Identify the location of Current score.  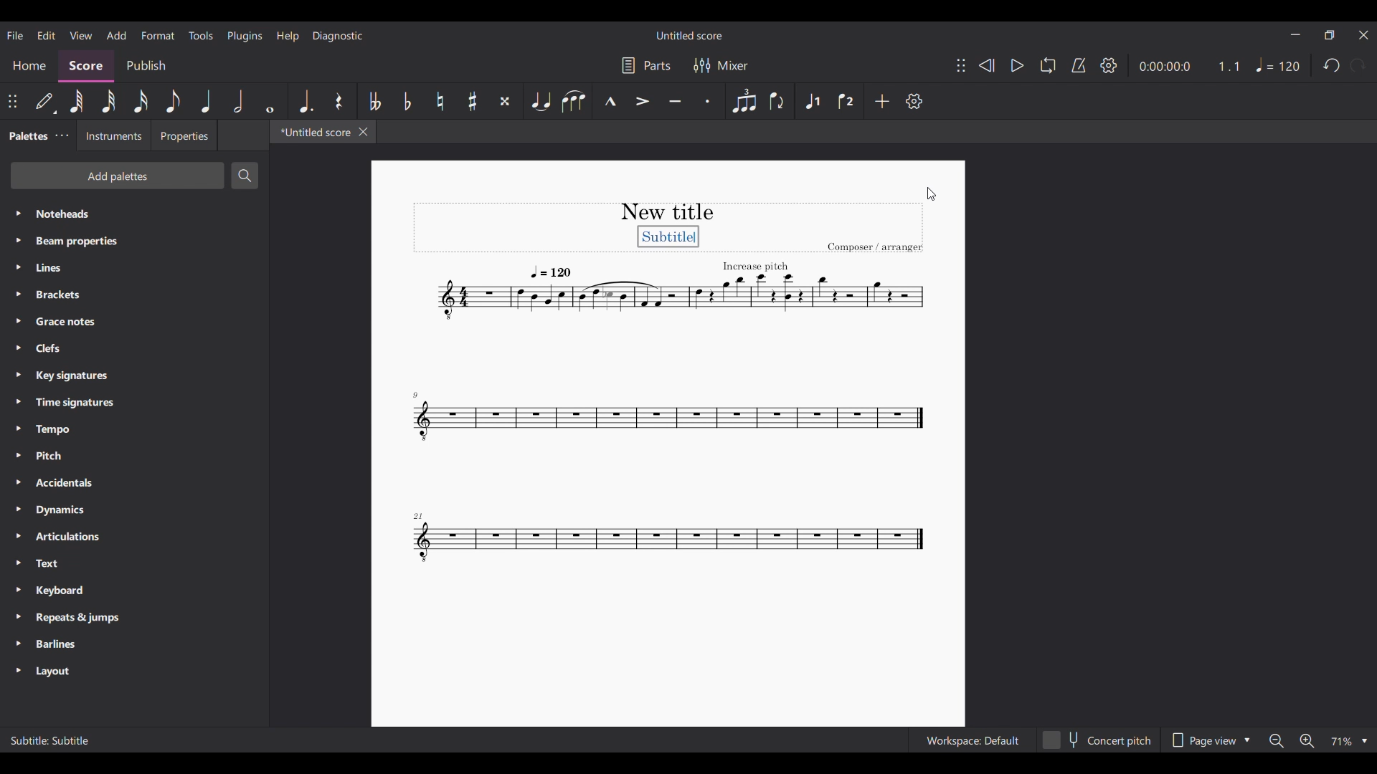
(668, 413).